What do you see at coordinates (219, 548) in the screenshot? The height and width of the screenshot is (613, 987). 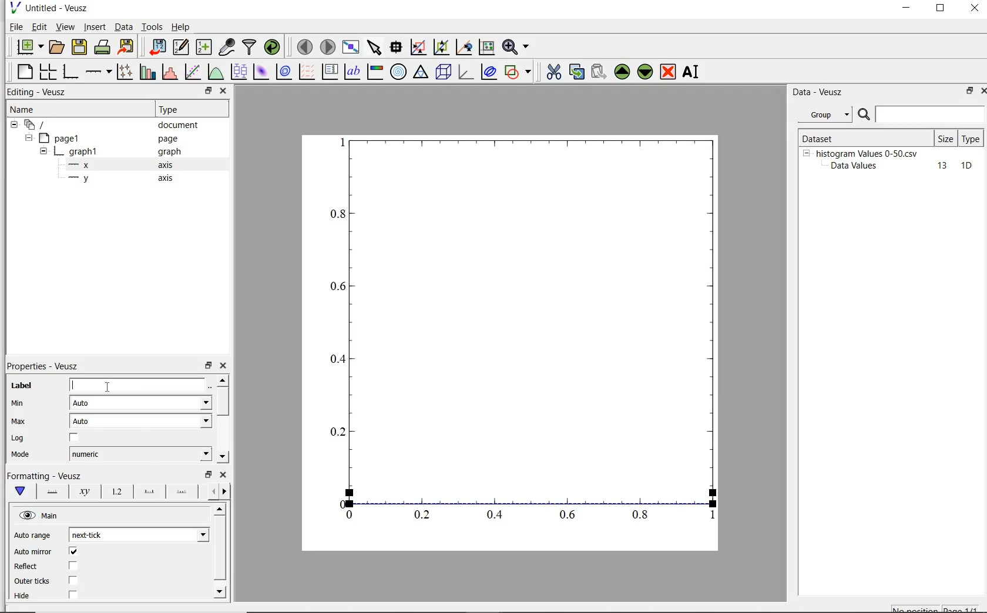 I see `vertical scrollbar` at bounding box center [219, 548].